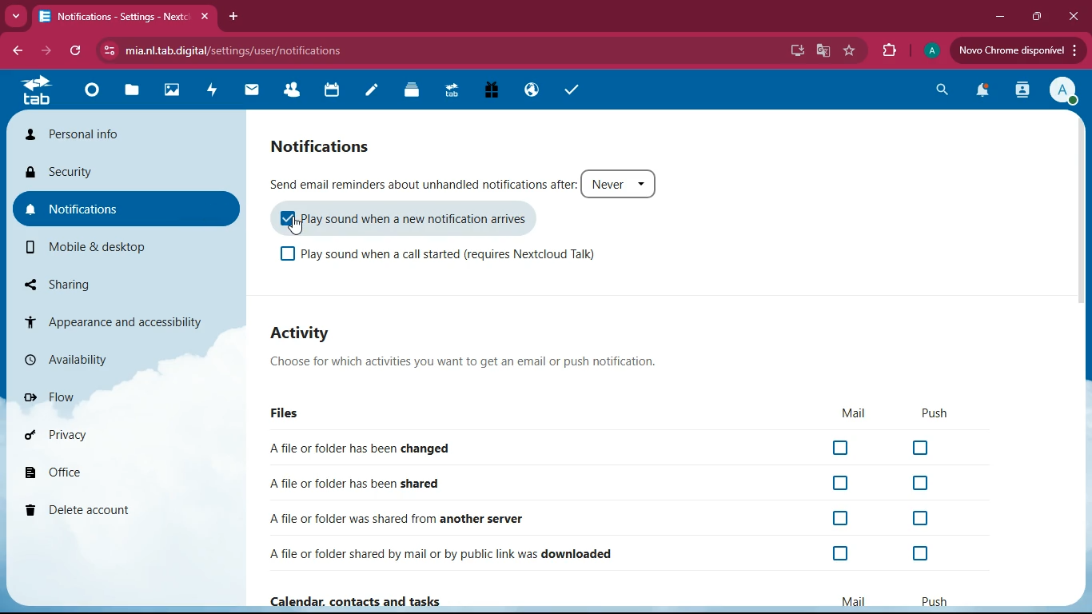 This screenshot has height=614, width=1092. Describe the element at coordinates (472, 363) in the screenshot. I see `description` at that location.